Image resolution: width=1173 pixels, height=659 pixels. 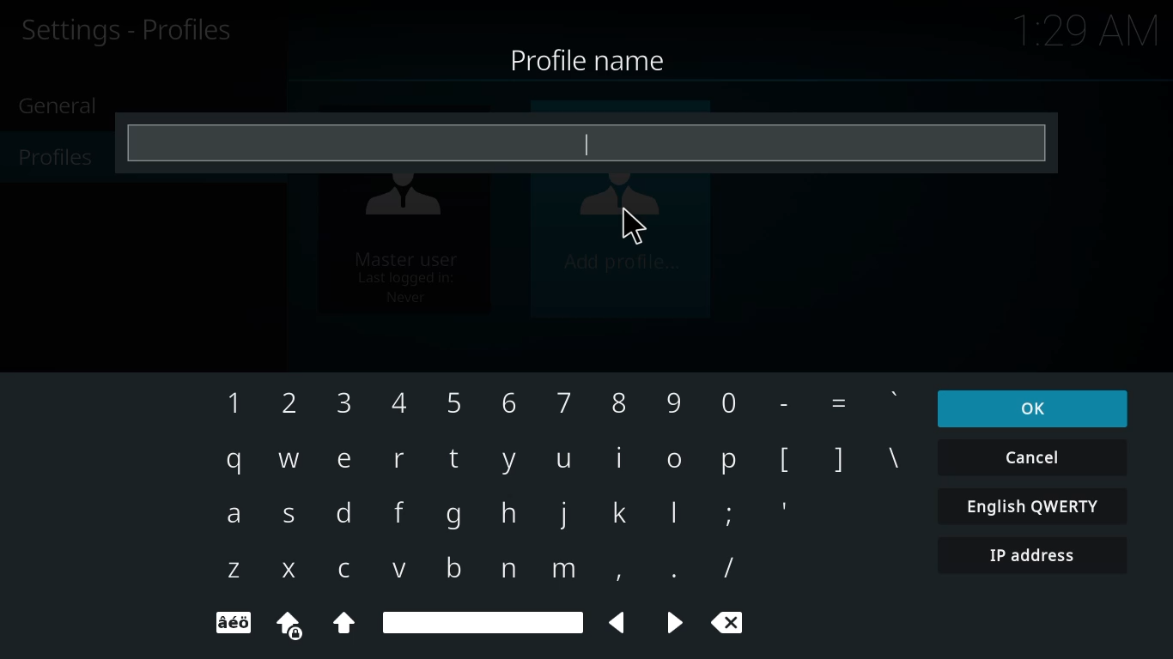 What do you see at coordinates (787, 462) in the screenshot?
I see `[` at bounding box center [787, 462].